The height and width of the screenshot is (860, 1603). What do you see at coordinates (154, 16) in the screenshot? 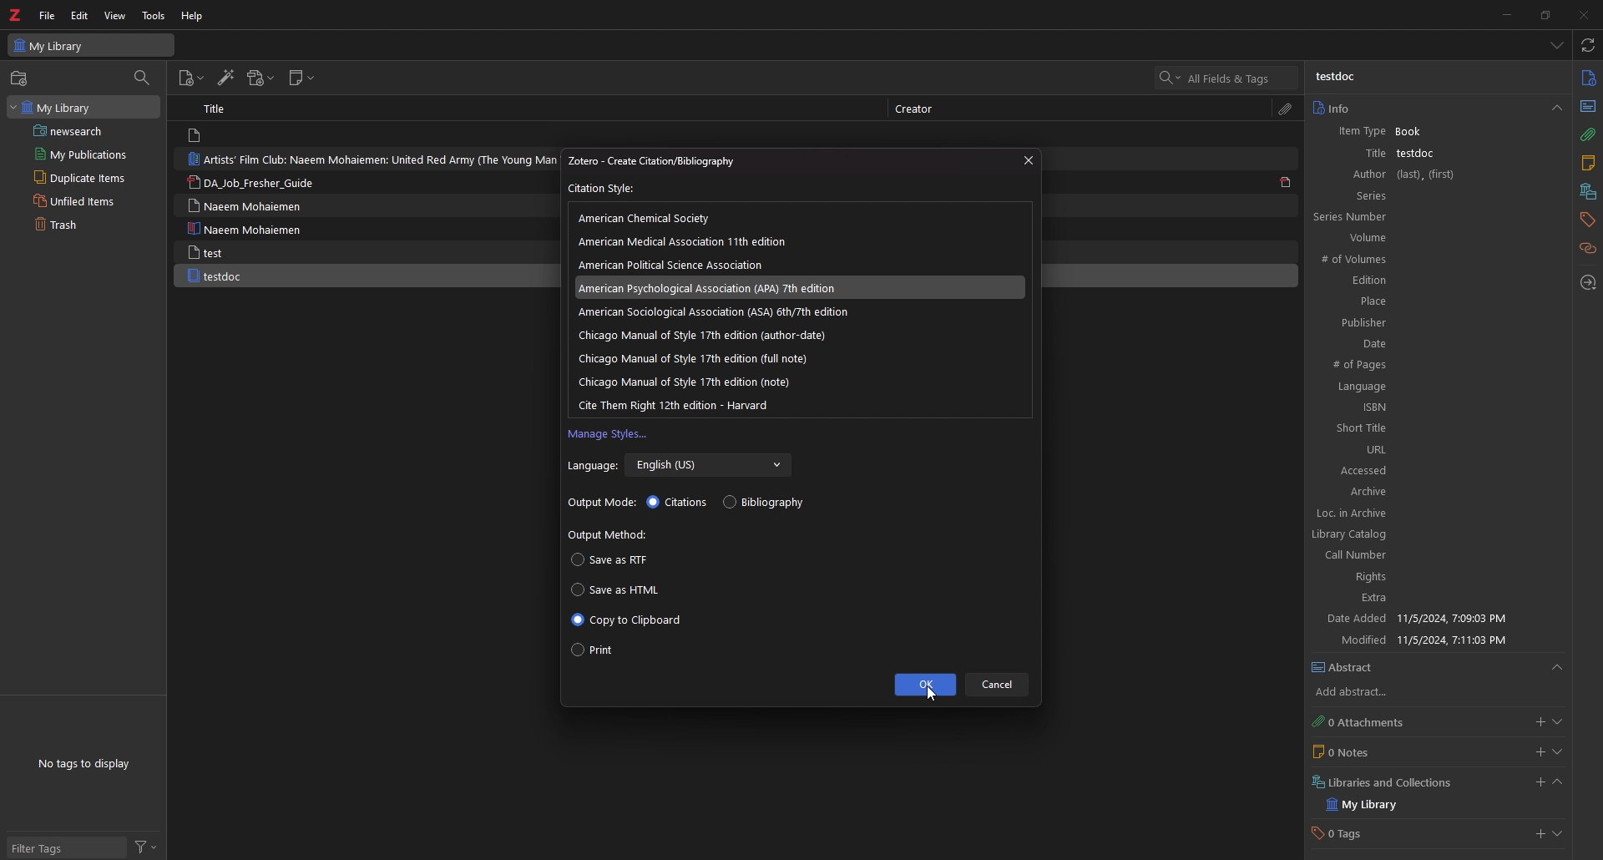
I see `tools` at bounding box center [154, 16].